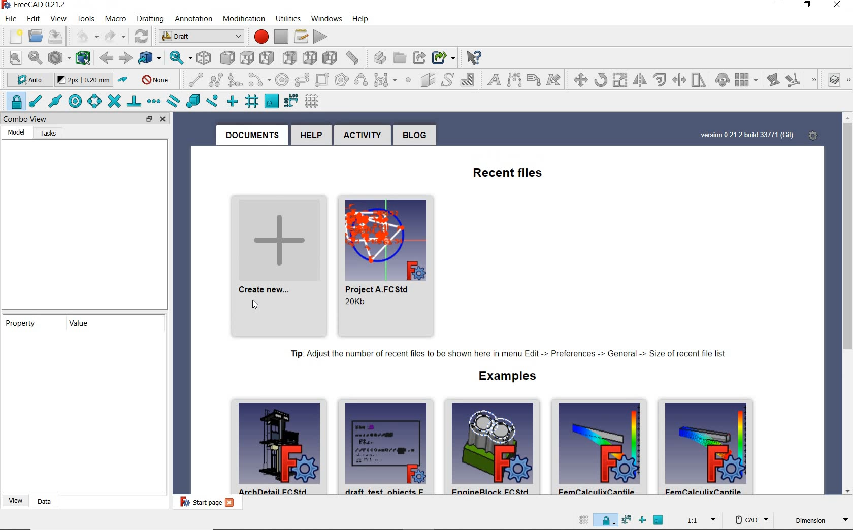 The width and height of the screenshot is (853, 530). What do you see at coordinates (13, 503) in the screenshot?
I see `view` at bounding box center [13, 503].